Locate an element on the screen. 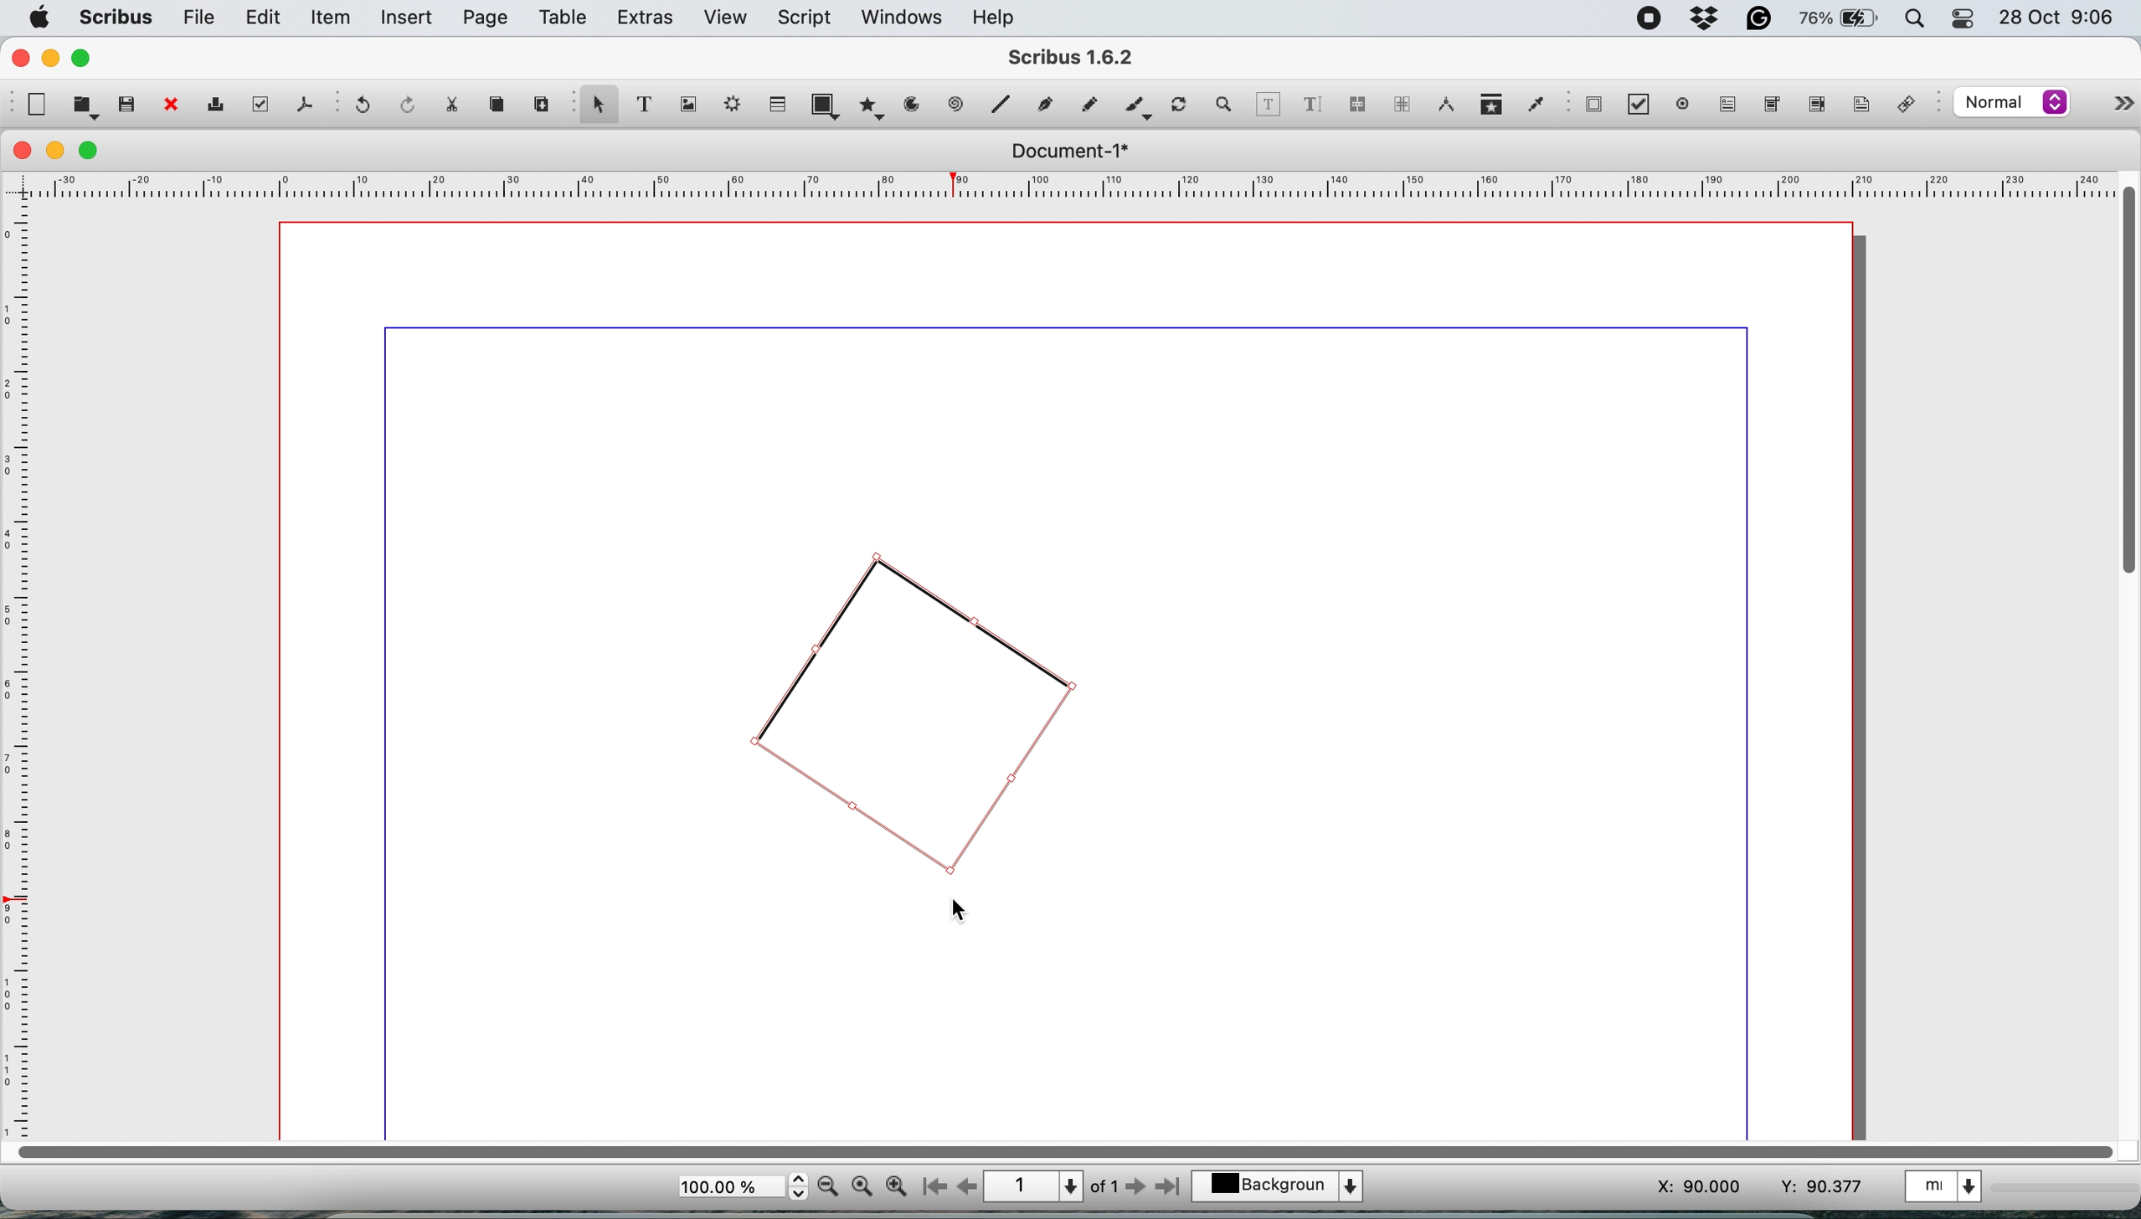  horizontal scale is located at coordinates (1059, 184).